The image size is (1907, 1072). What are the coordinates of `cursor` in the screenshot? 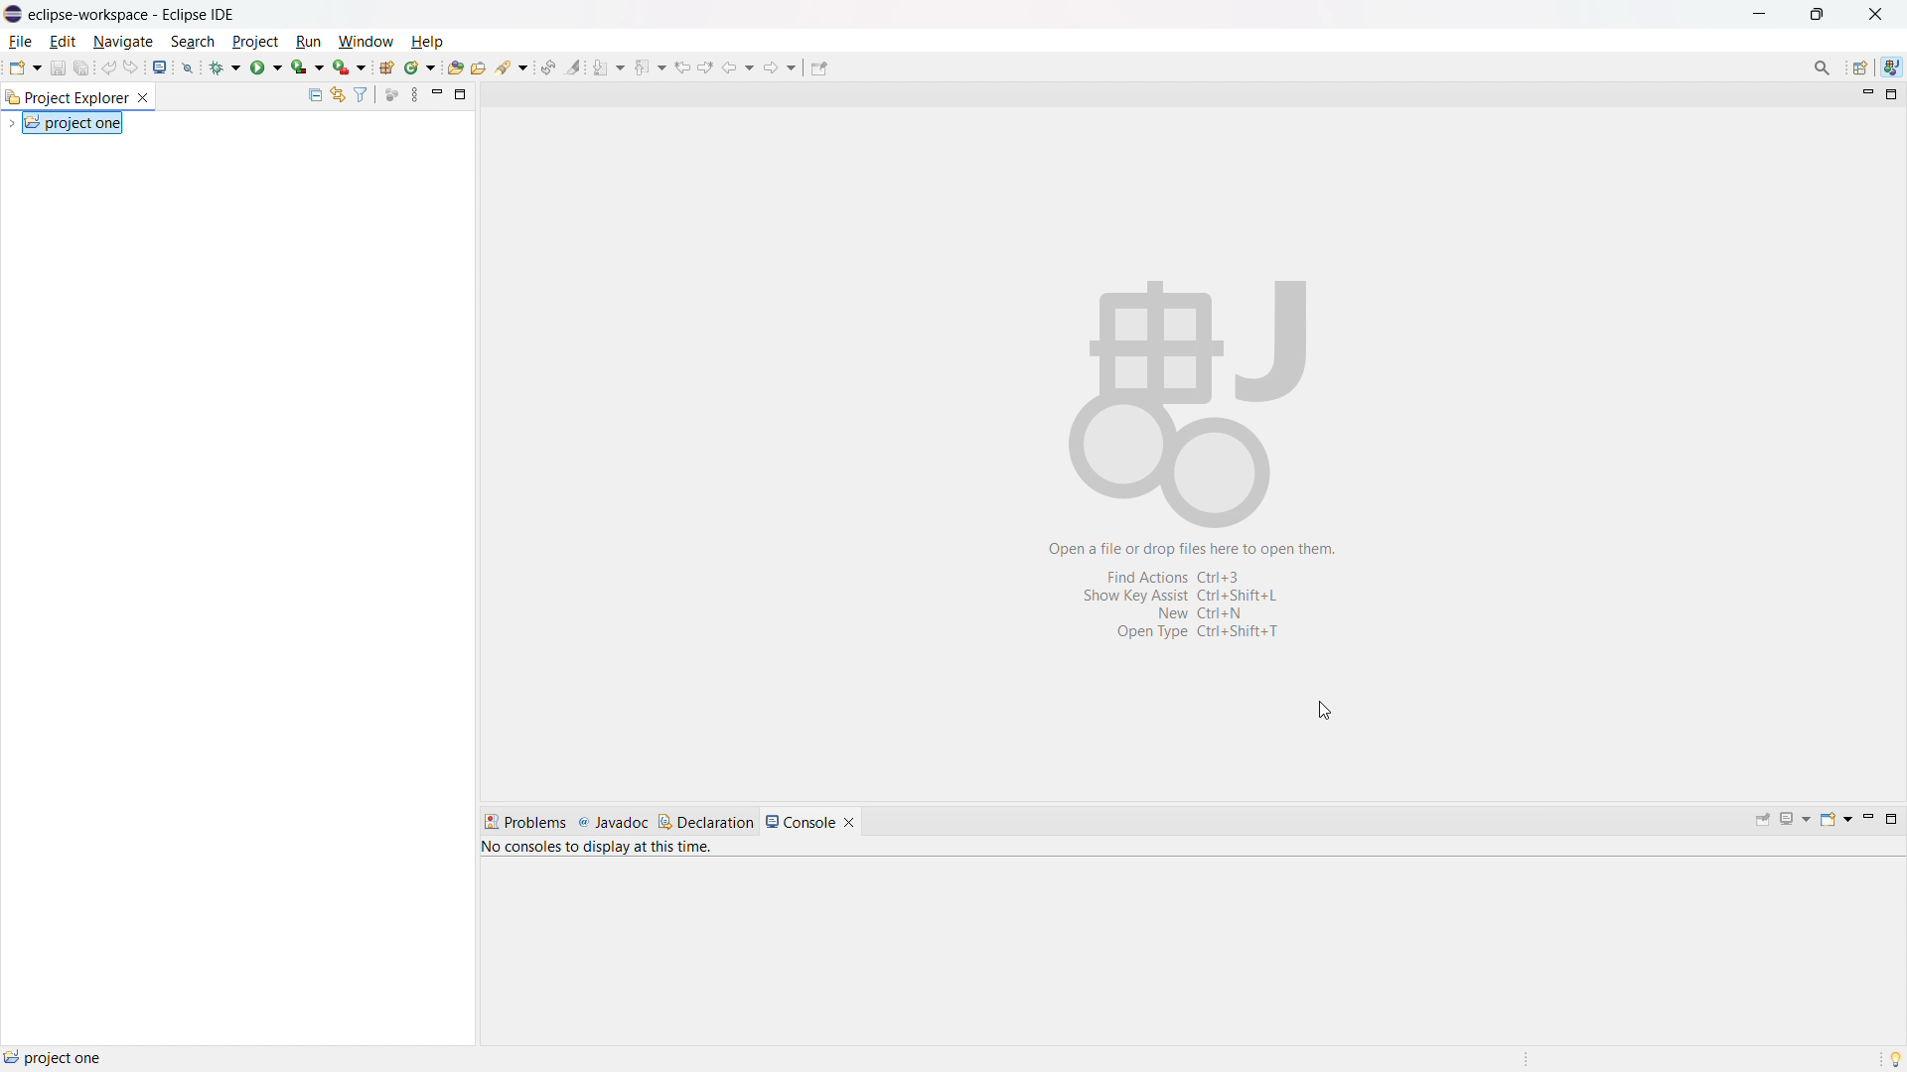 It's located at (1322, 711).